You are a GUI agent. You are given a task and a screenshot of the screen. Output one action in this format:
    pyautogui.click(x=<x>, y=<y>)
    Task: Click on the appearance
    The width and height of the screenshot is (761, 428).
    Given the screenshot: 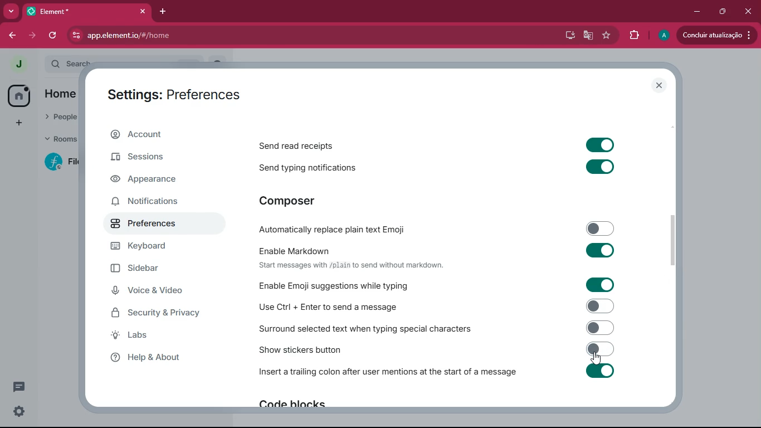 What is the action you would take?
    pyautogui.click(x=158, y=181)
    